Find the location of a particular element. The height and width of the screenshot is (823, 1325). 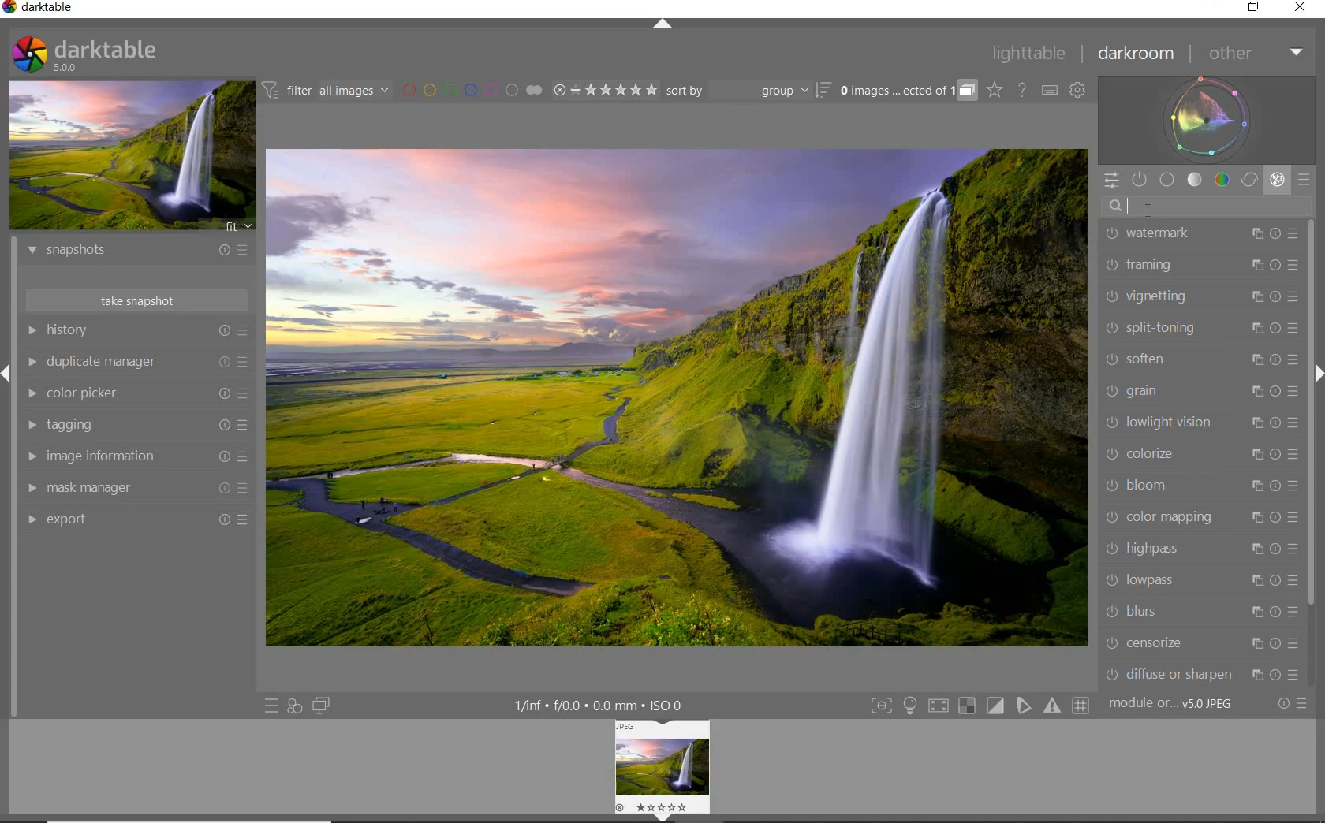

effect is located at coordinates (1276, 179).